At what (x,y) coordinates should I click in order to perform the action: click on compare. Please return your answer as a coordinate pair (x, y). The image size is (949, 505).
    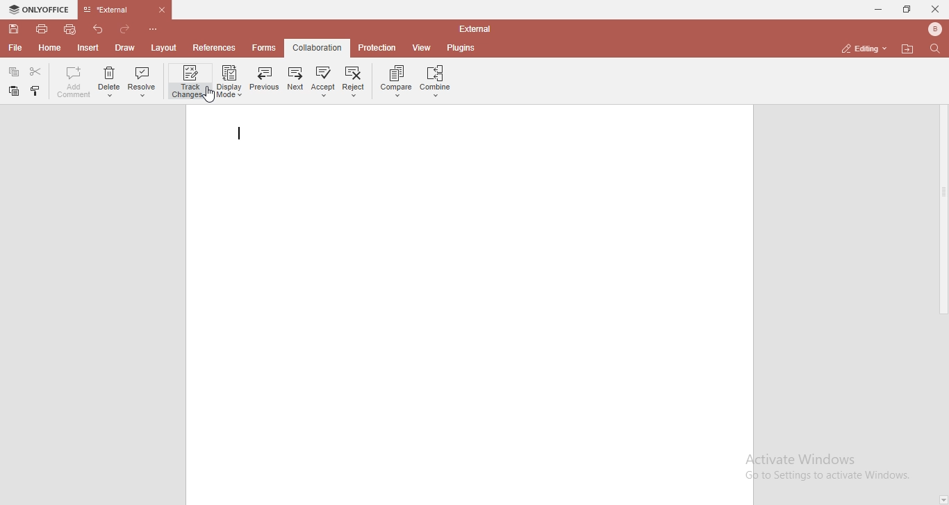
    Looking at the image, I should click on (394, 80).